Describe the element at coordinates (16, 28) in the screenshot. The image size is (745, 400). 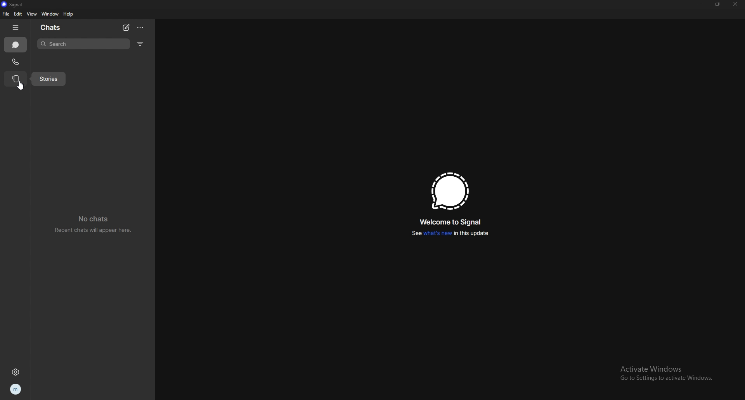
I see `hide tab` at that location.